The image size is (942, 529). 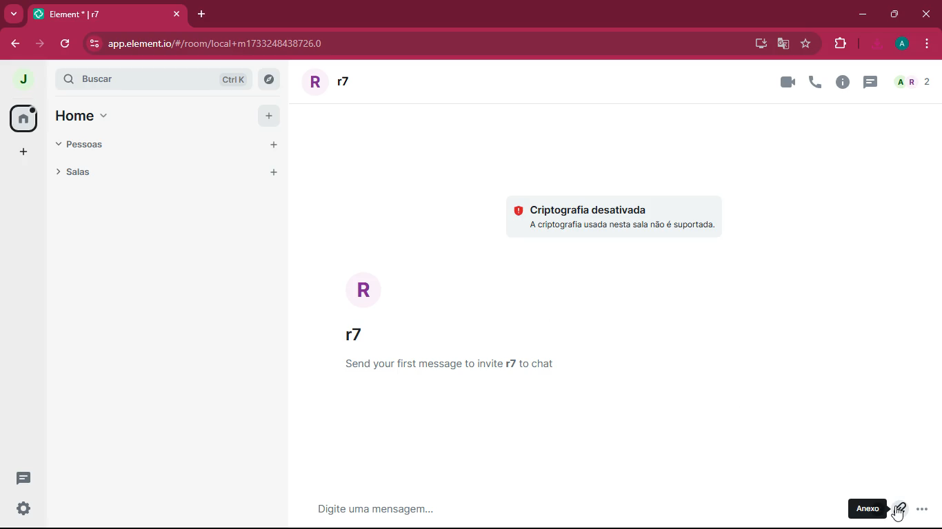 I want to click on videocall, so click(x=788, y=81).